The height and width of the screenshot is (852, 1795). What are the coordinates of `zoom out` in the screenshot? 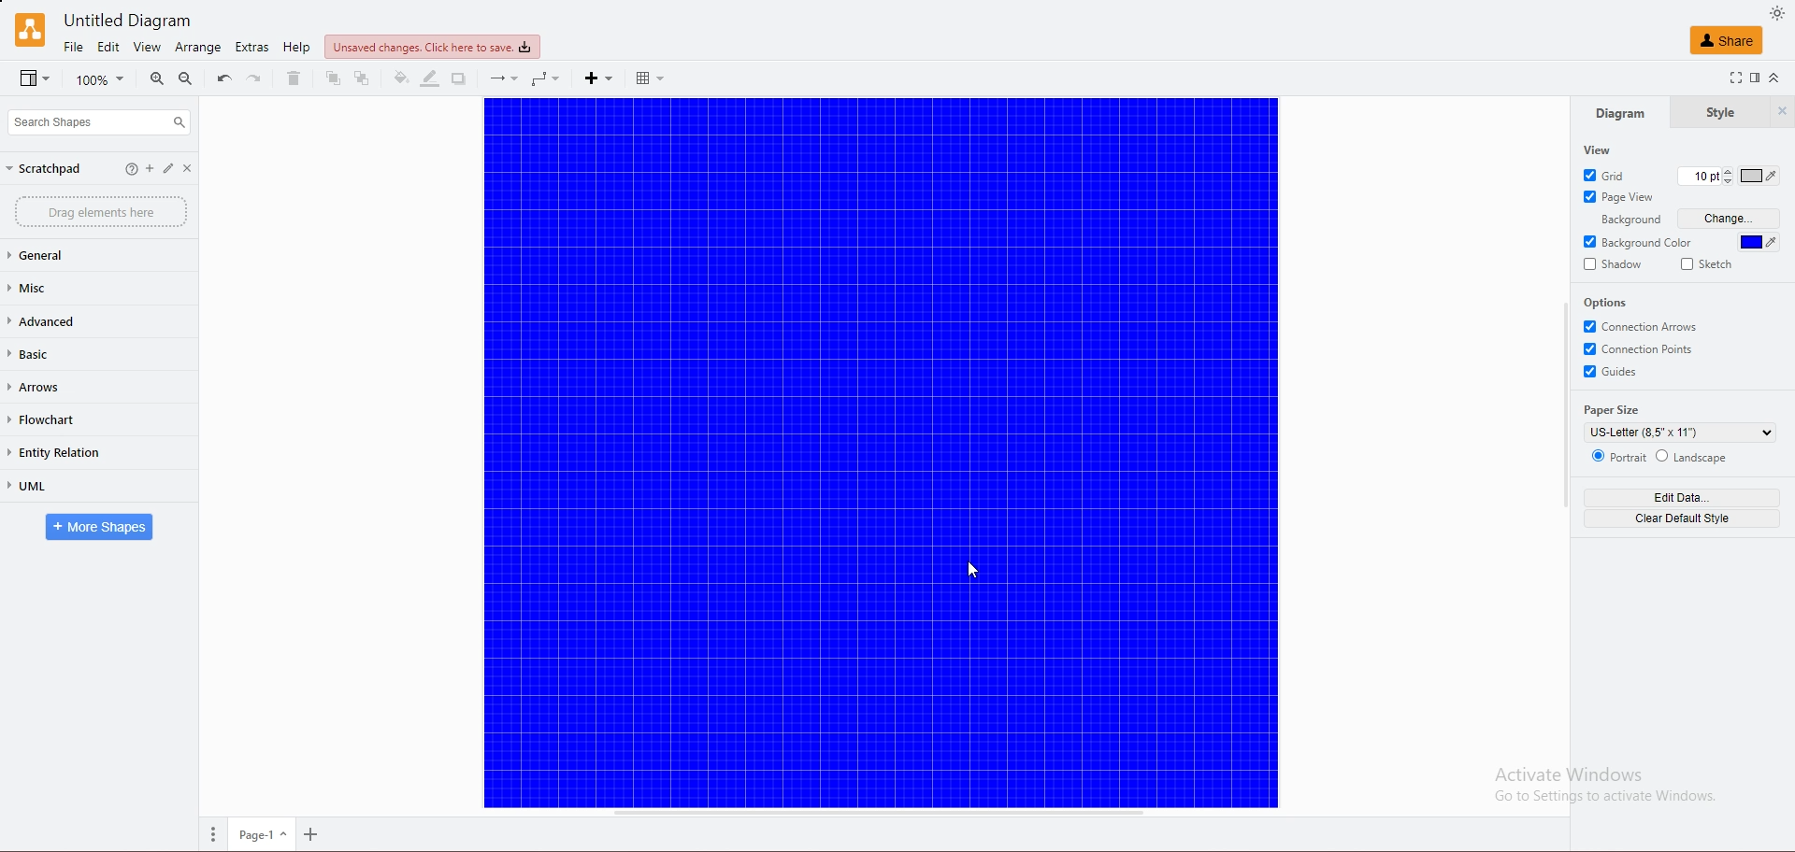 It's located at (186, 78).